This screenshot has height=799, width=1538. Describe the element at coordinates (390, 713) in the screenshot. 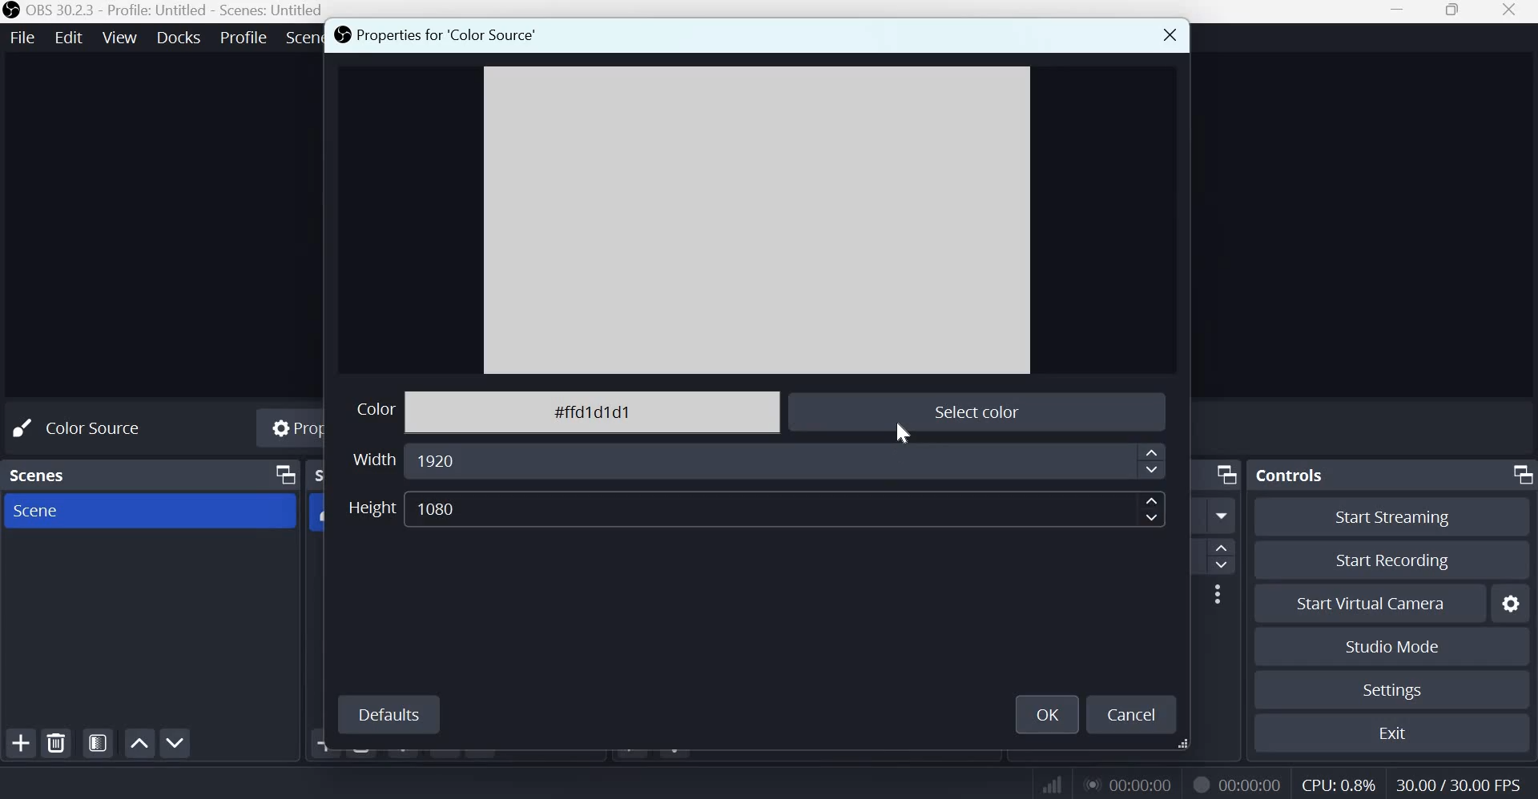

I see `Defaults` at that location.